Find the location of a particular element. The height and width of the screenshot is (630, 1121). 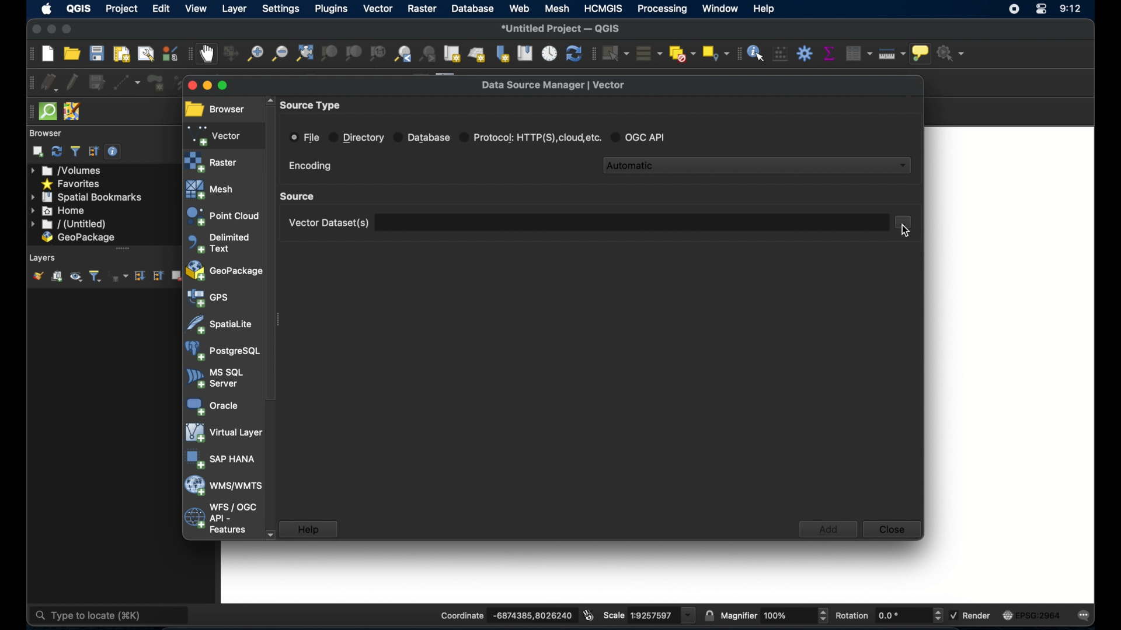

quicksom is located at coordinates (47, 112).